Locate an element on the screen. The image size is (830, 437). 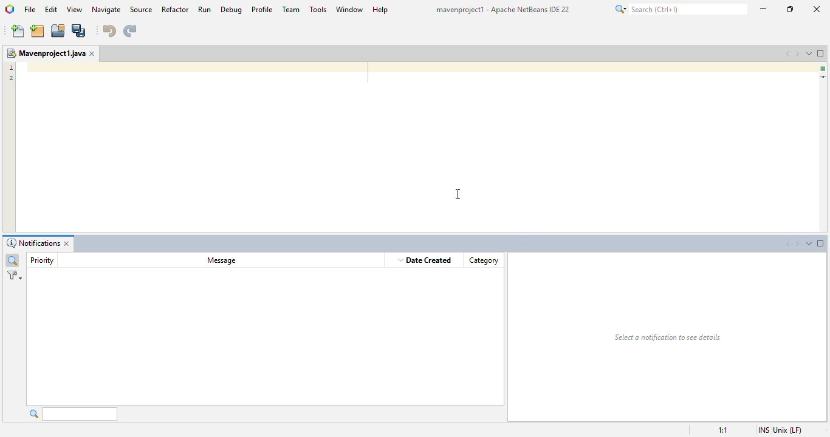
scroll documents right is located at coordinates (799, 53).